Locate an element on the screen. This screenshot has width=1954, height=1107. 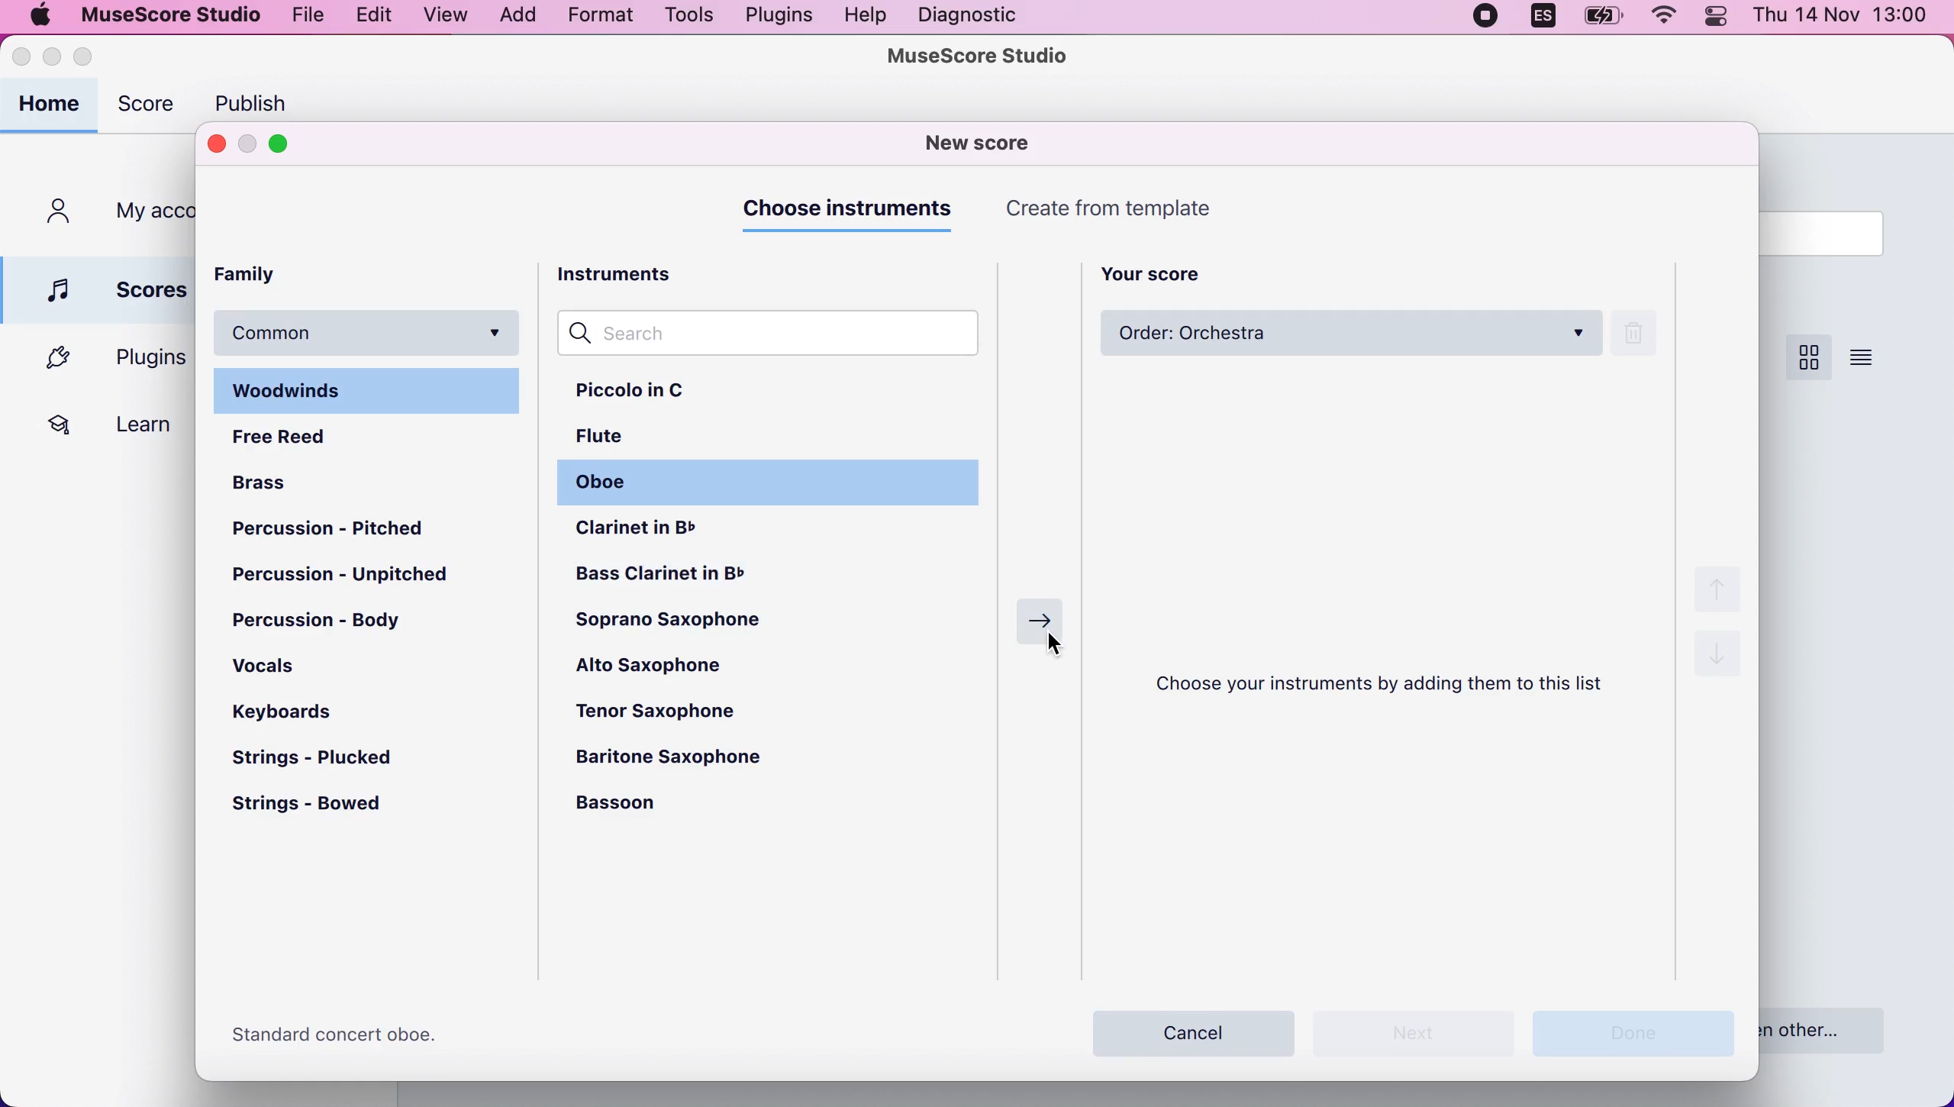
Standard concert oboe. is located at coordinates (346, 1035).